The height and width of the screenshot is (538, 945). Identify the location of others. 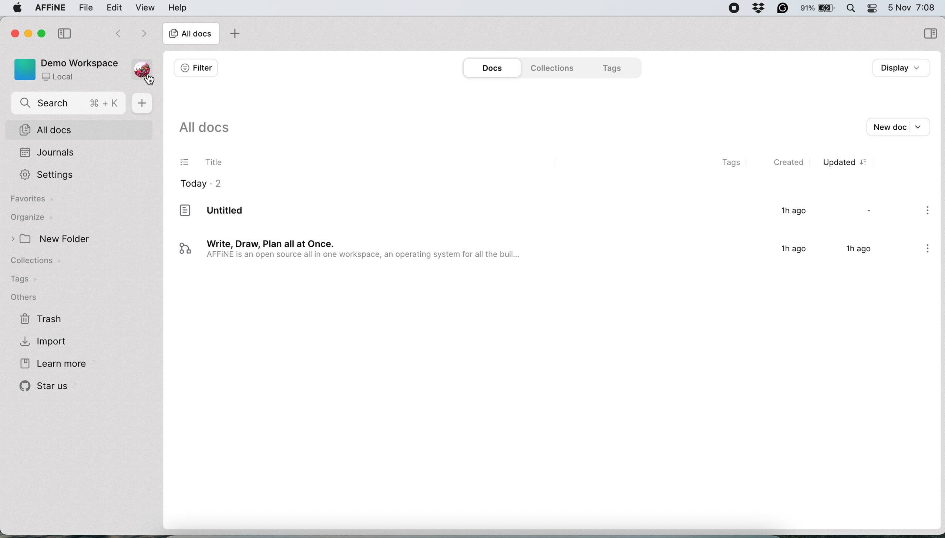
(30, 297).